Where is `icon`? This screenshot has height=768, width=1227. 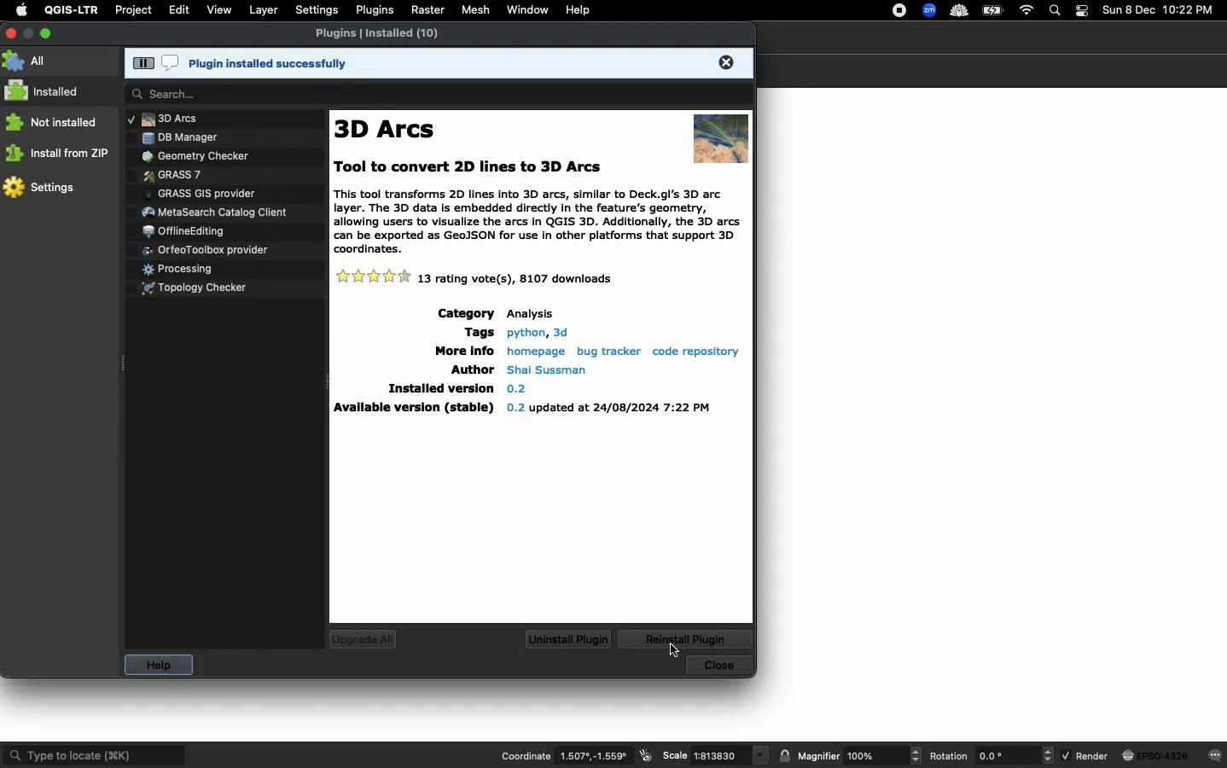
icon is located at coordinates (647, 755).